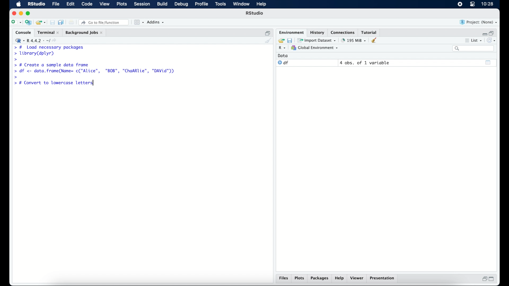 This screenshot has width=509, height=286. What do you see at coordinates (201, 4) in the screenshot?
I see `profile` at bounding box center [201, 4].